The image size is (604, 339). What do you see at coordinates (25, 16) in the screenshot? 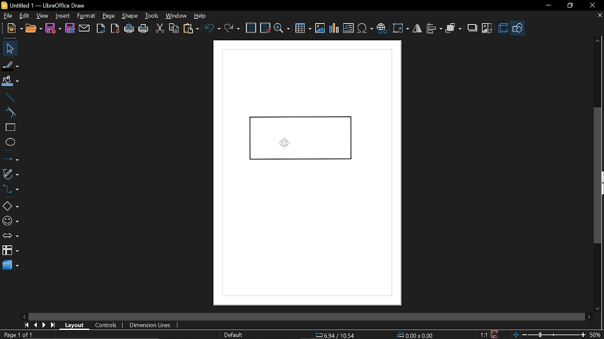
I see `edit` at bounding box center [25, 16].